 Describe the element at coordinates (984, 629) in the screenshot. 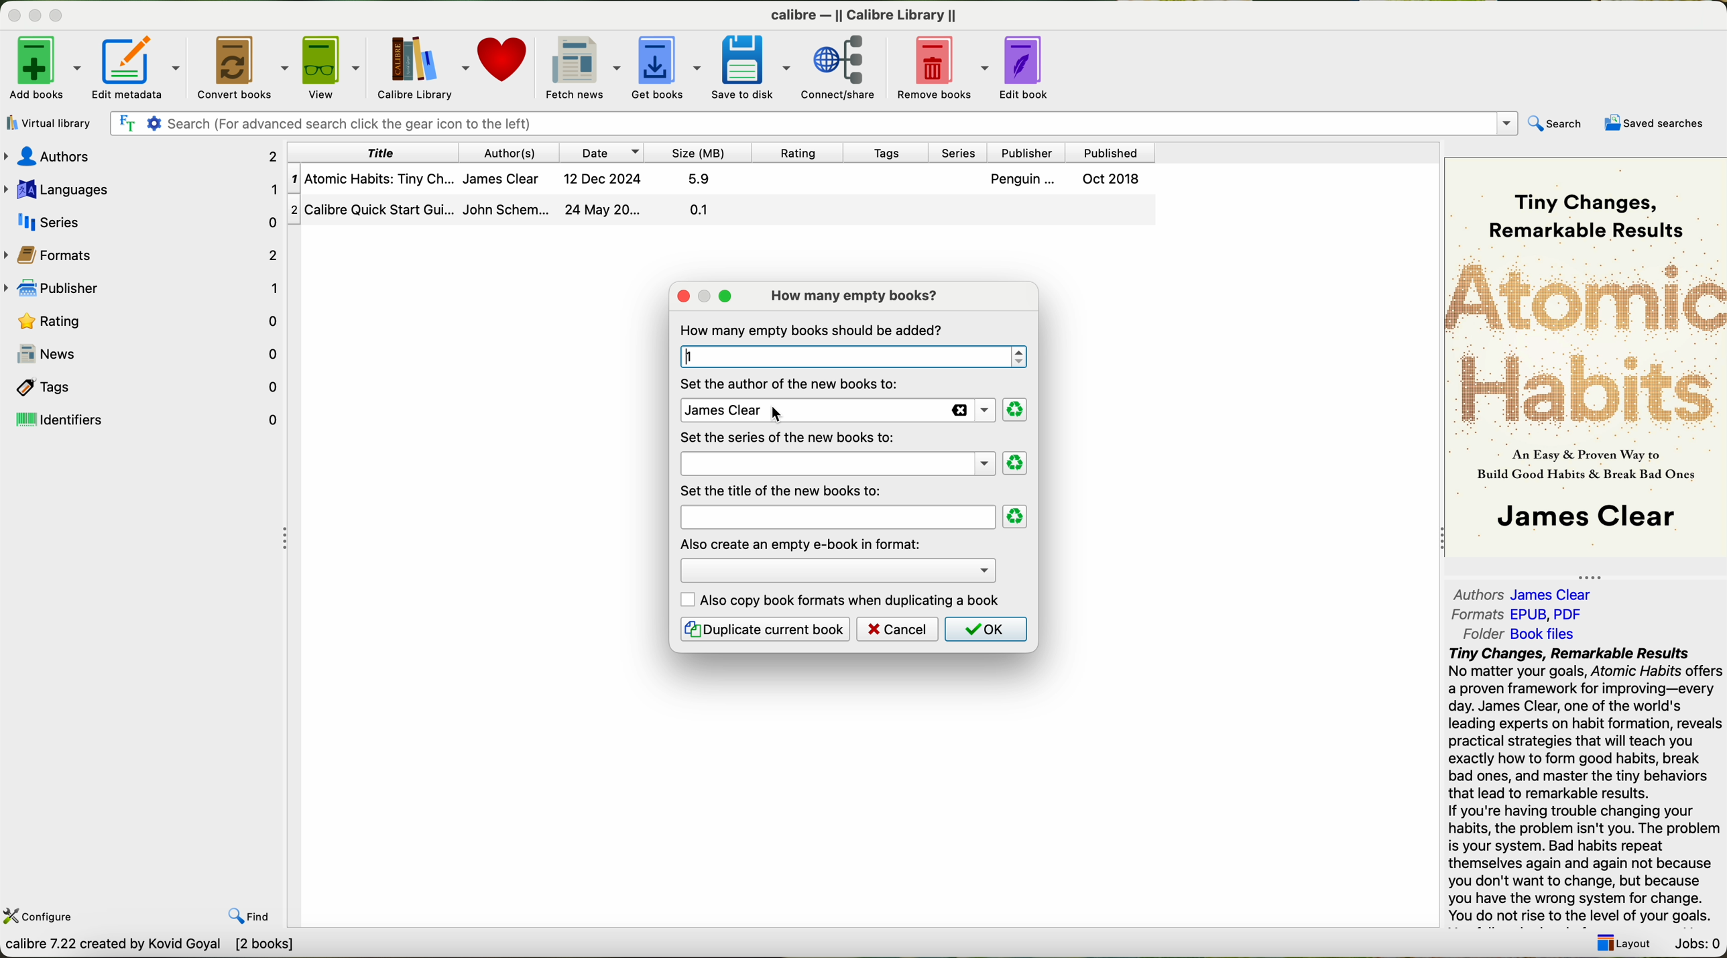

I see `OK button` at that location.